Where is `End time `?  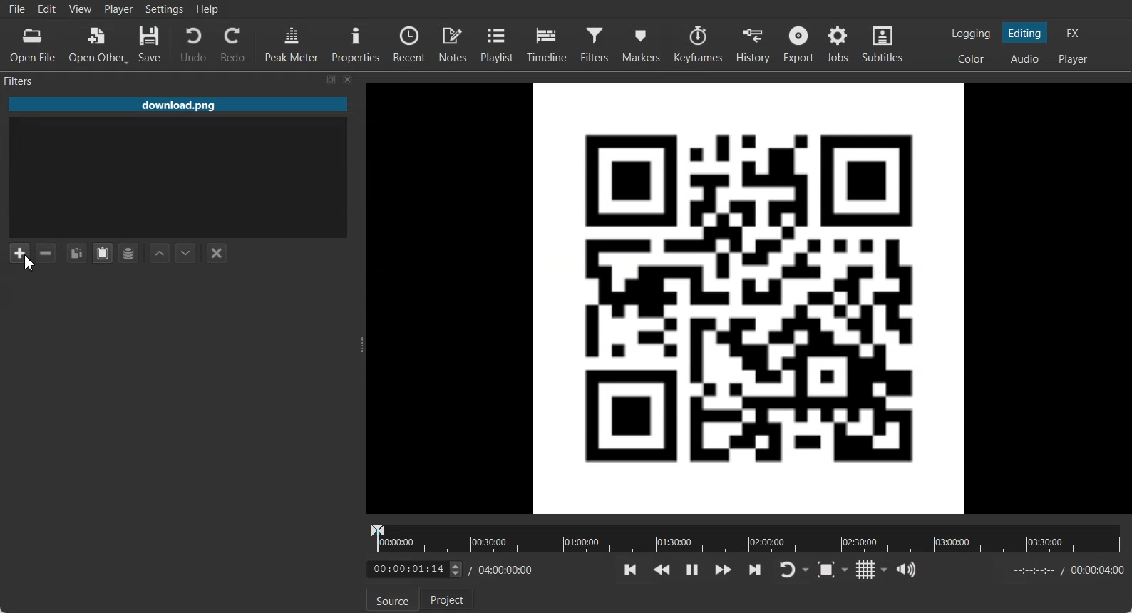 End time  is located at coordinates (1065, 570).